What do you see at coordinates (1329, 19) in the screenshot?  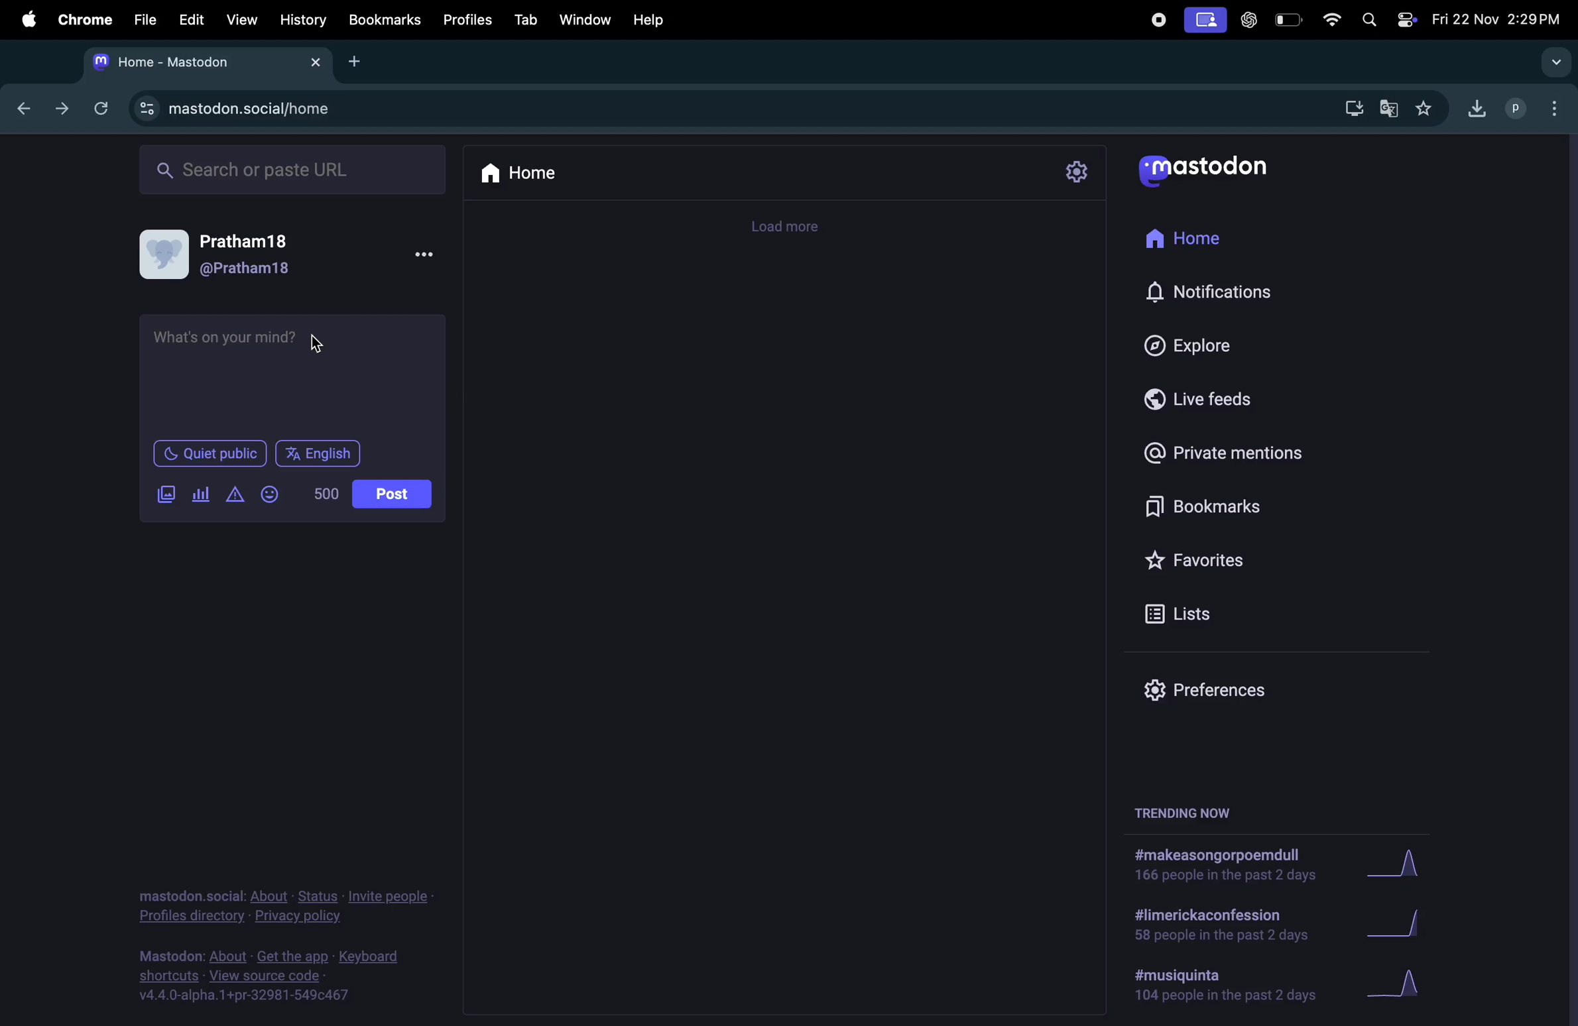 I see `wifi` at bounding box center [1329, 19].